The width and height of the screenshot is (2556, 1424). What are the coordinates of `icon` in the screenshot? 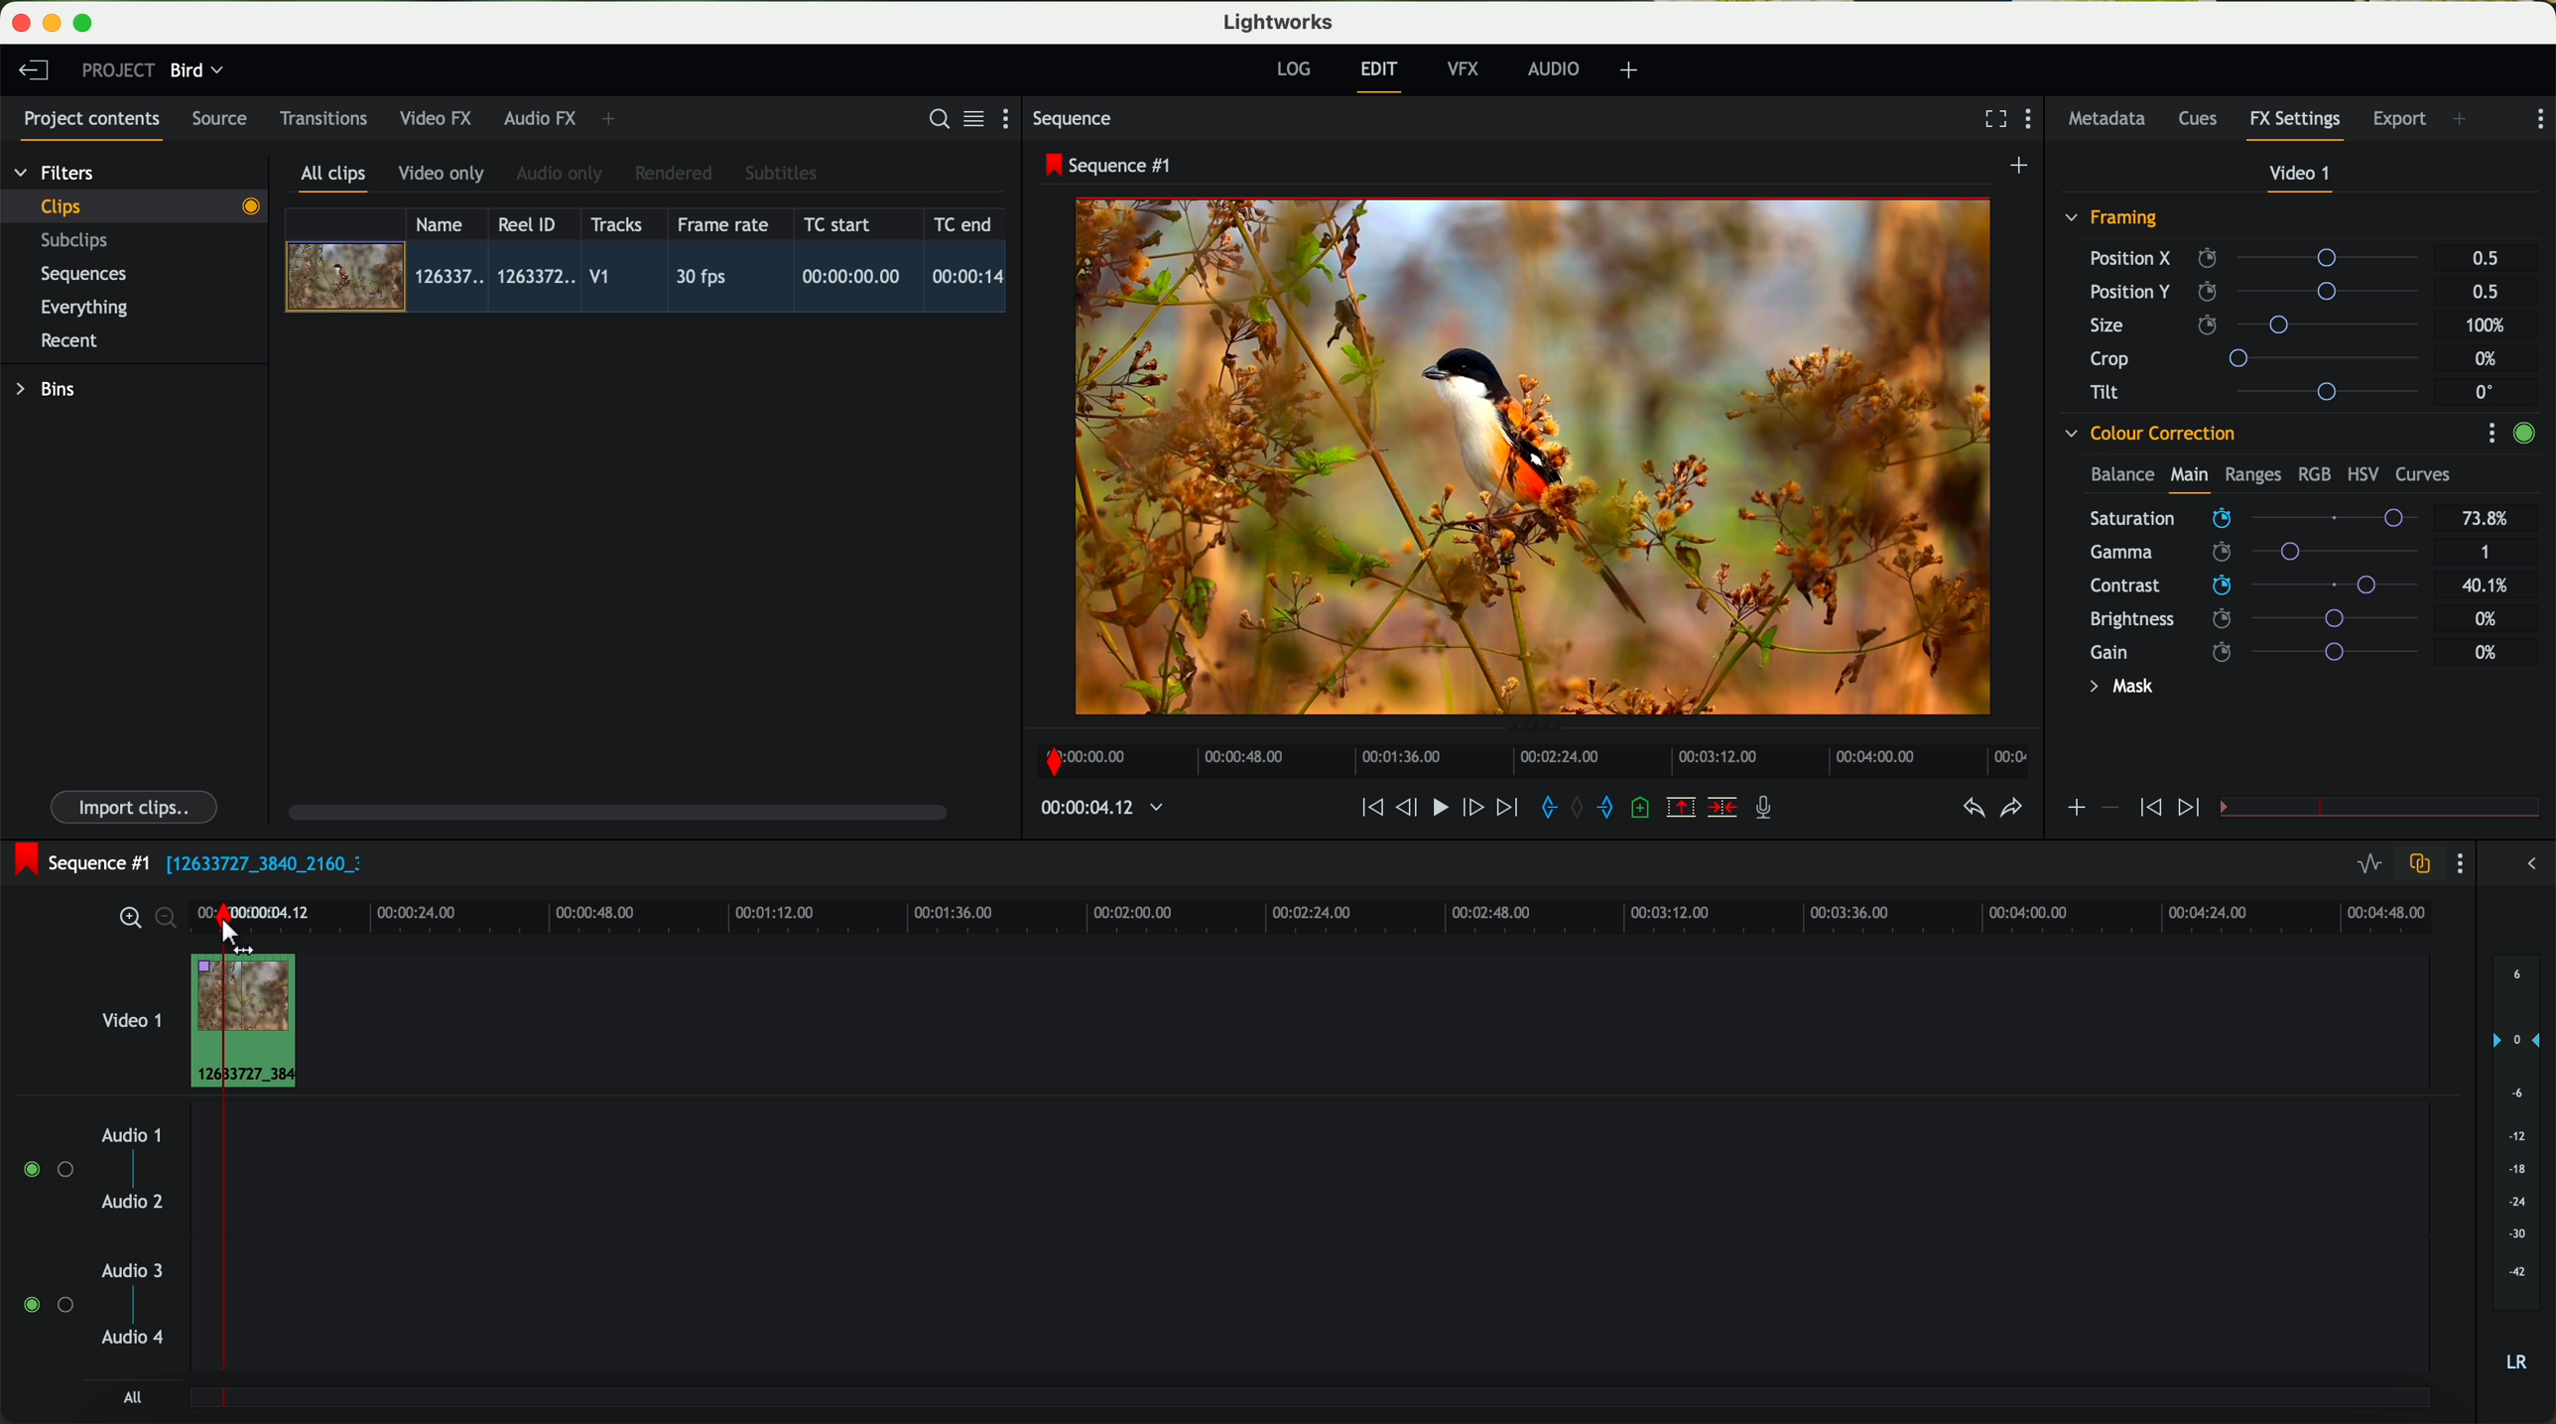 It's located at (2147, 809).